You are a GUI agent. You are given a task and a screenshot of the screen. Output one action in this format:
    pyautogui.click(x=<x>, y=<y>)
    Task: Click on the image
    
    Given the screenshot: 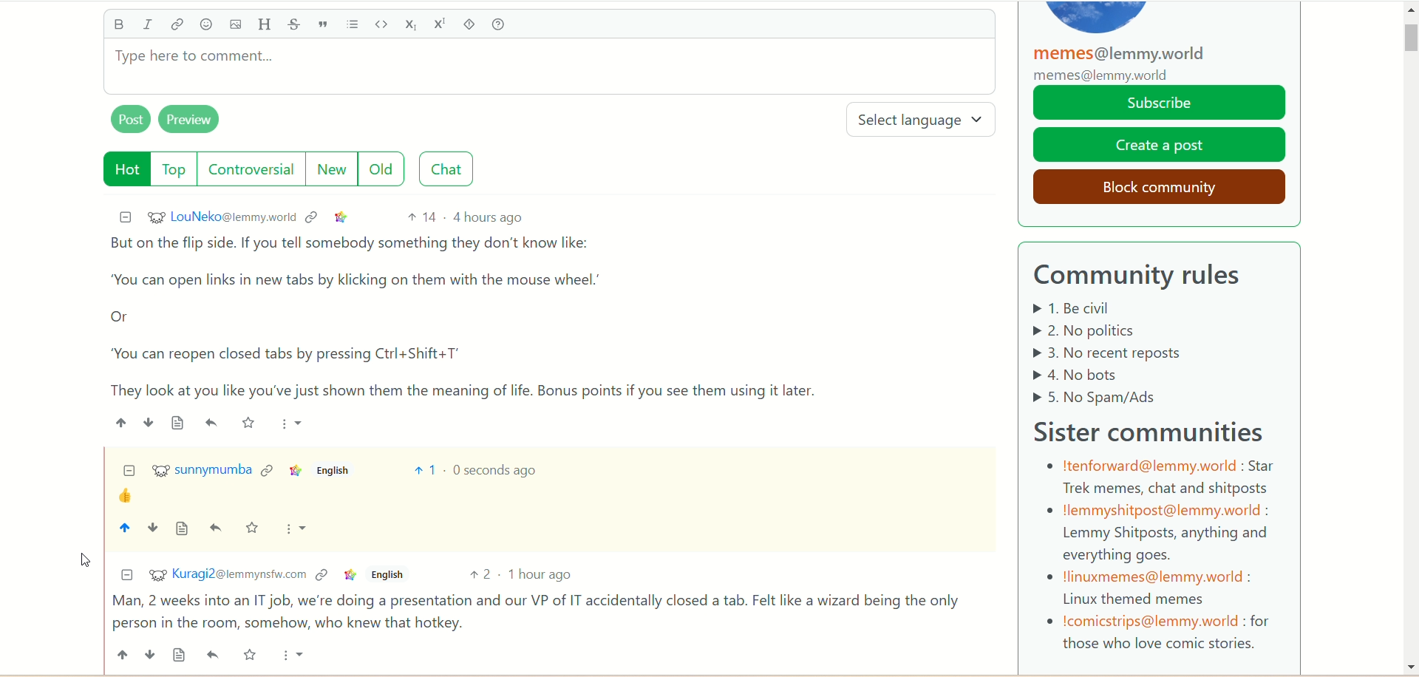 What is the action you would take?
    pyautogui.click(x=234, y=27)
    